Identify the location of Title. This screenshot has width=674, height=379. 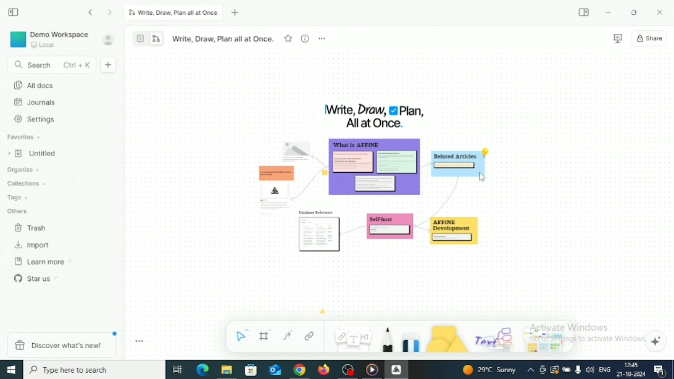
(374, 116).